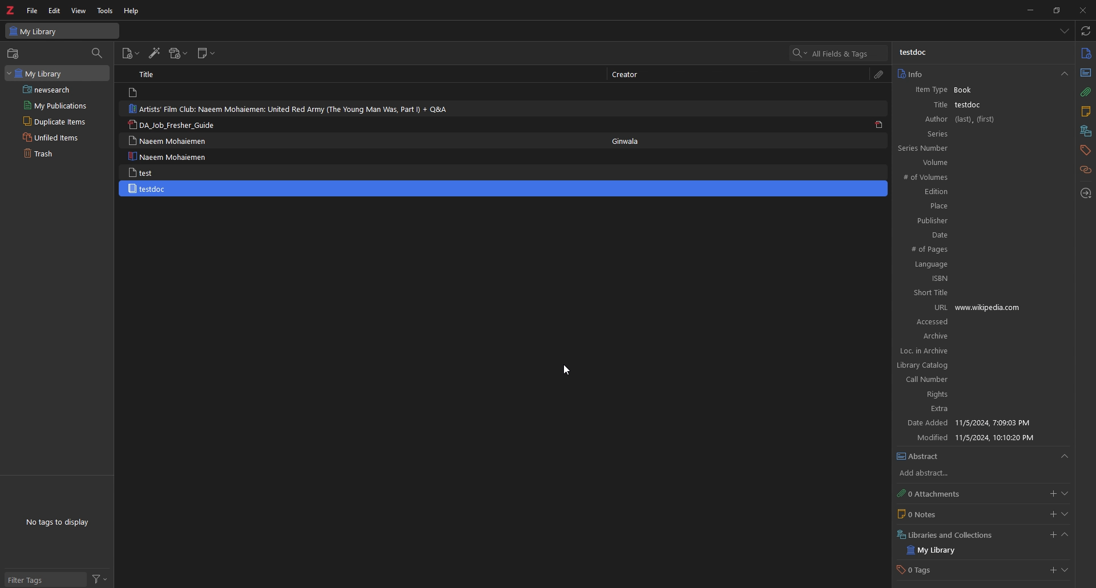  Describe the element at coordinates (937, 551) in the screenshot. I see `my library` at that location.